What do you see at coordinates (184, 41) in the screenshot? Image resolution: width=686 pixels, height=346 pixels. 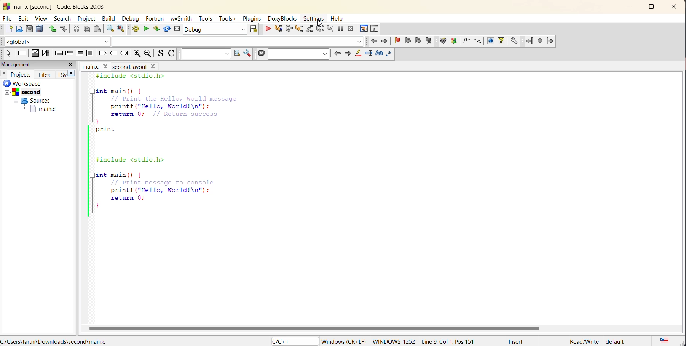 I see `code completion compiler` at bounding box center [184, 41].